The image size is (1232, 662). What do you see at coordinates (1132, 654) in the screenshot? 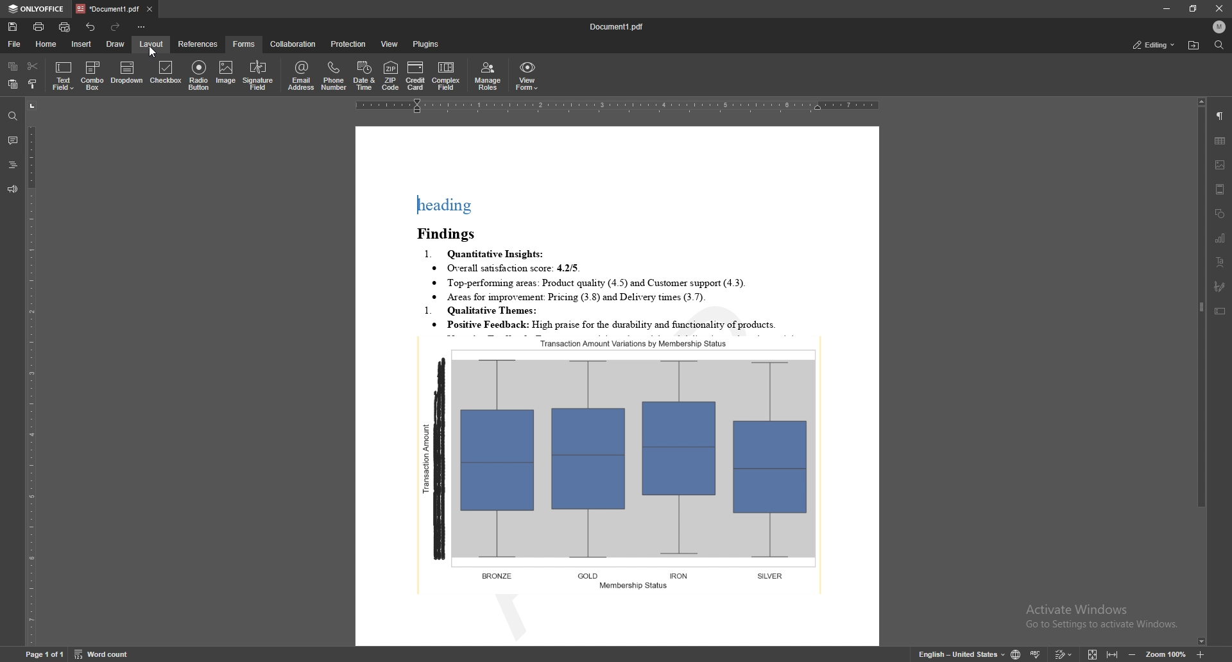
I see `zoom out` at bounding box center [1132, 654].